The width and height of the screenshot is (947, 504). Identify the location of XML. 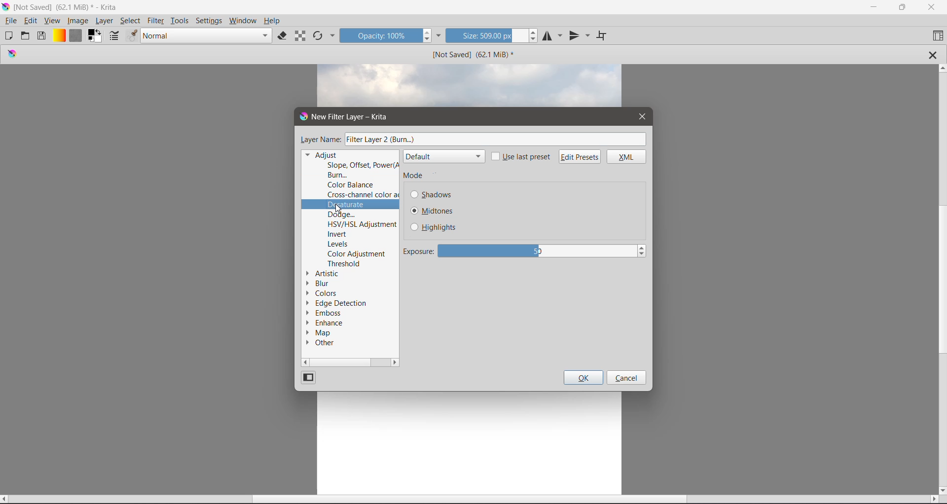
(626, 156).